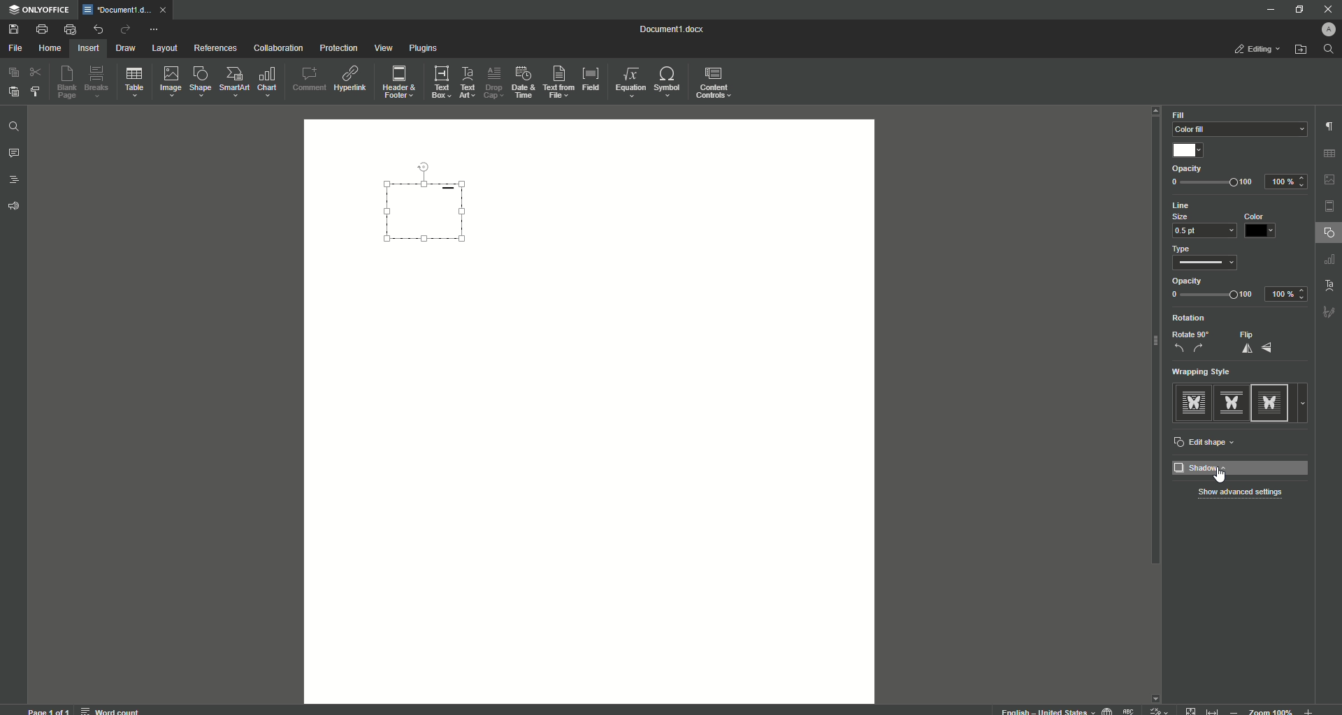 The image size is (1342, 715). I want to click on Symbols, so click(666, 82).